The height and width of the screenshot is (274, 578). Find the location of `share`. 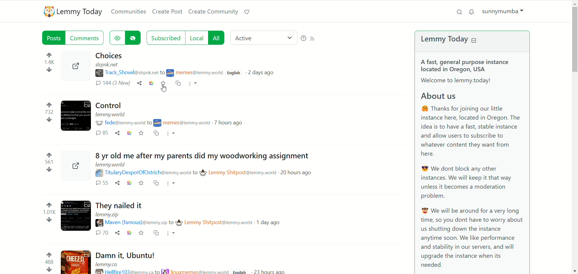

share is located at coordinates (117, 183).